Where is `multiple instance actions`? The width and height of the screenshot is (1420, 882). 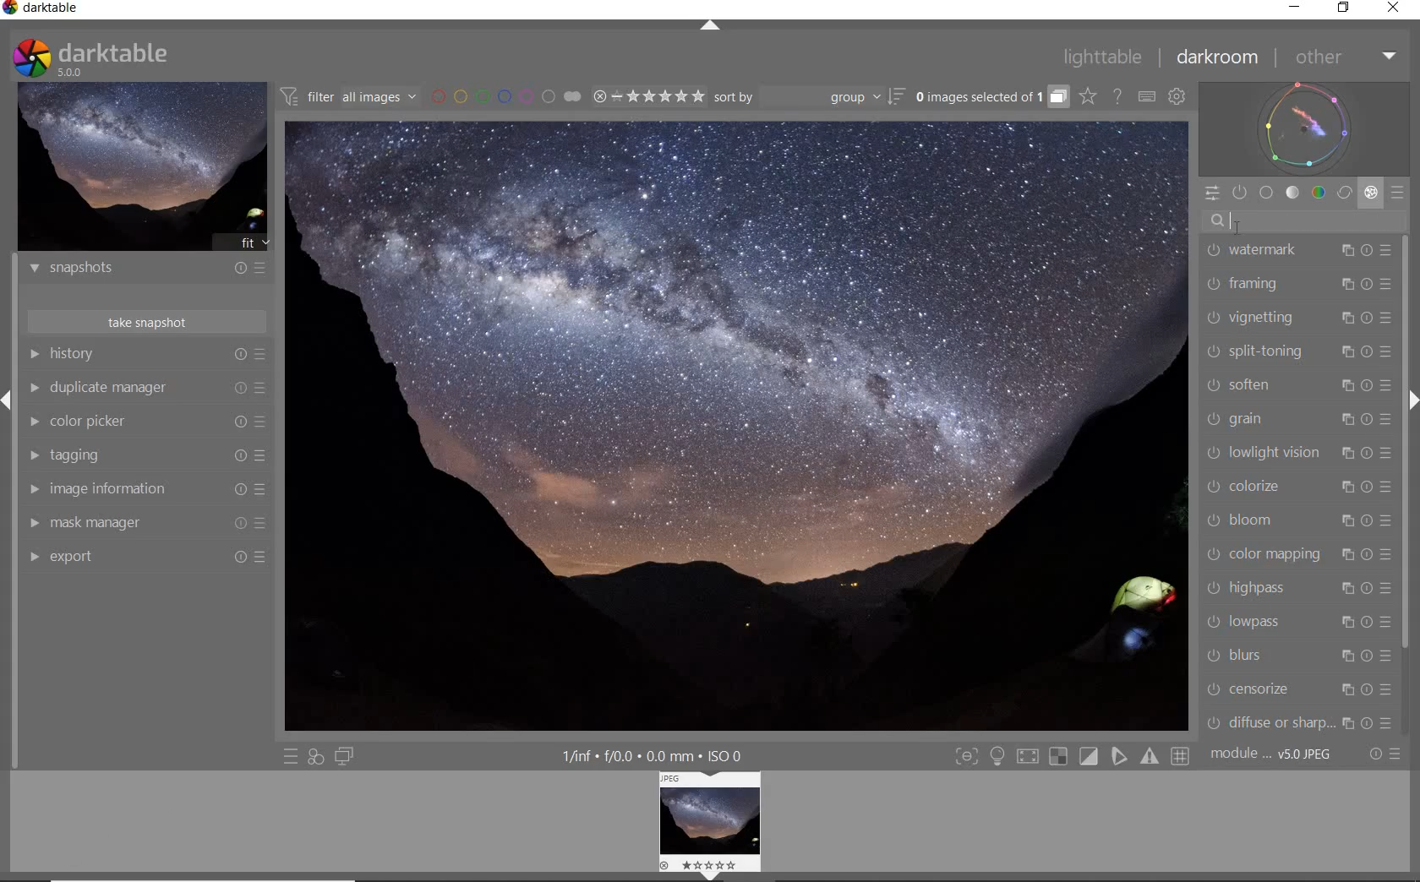
multiple instance actions is located at coordinates (1346, 451).